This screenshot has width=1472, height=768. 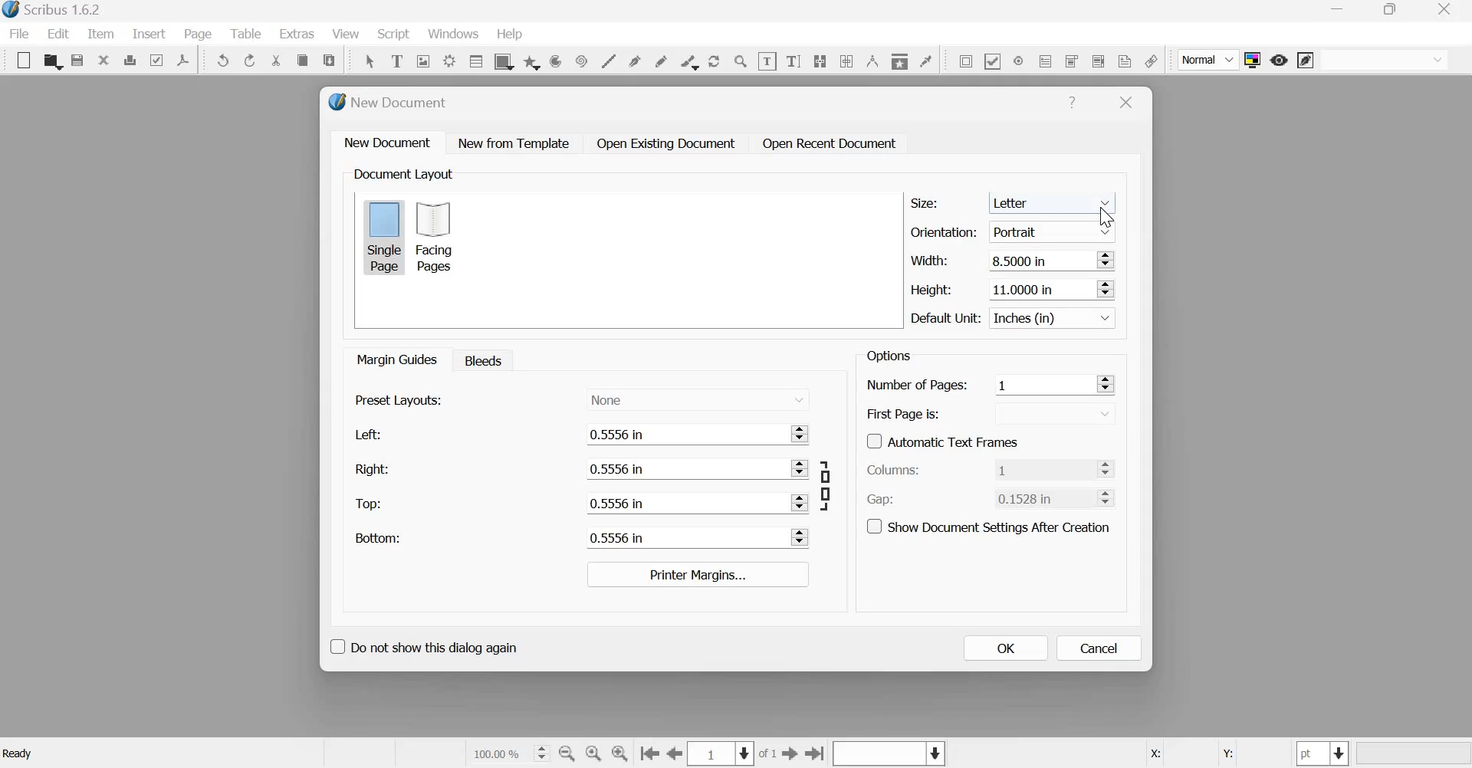 I want to click on 11.0000 in, so click(x=1035, y=287).